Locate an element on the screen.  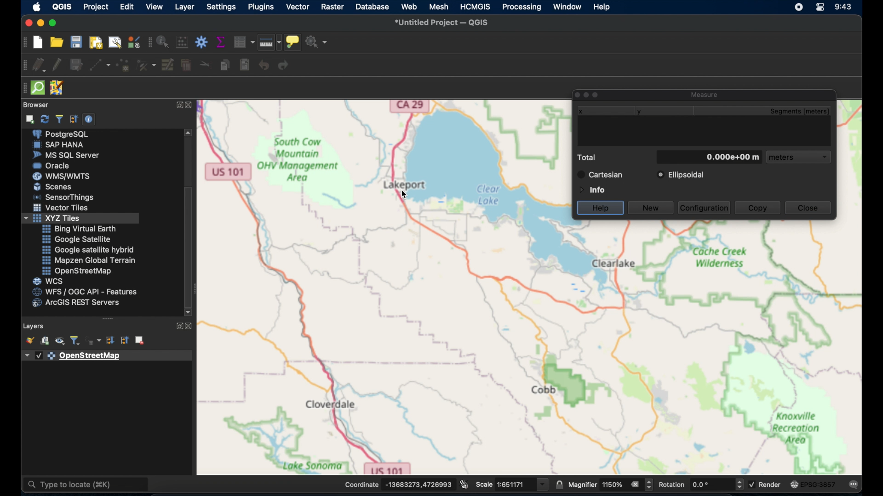
coordinate is located at coordinates (398, 484).